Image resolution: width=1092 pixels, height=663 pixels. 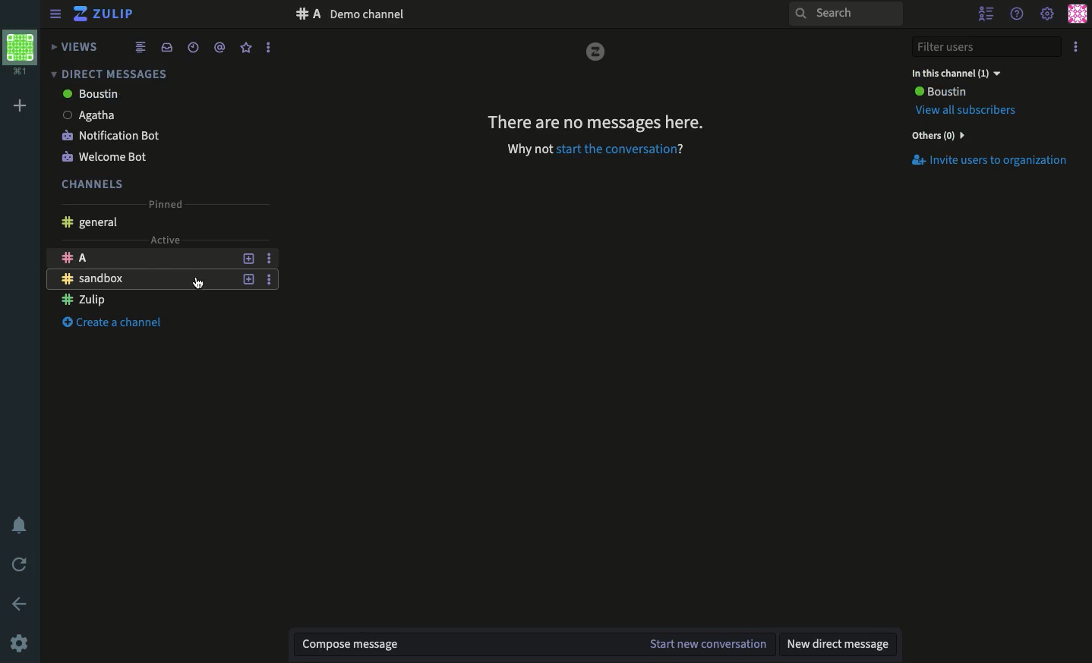 I want to click on Profile, so click(x=19, y=51).